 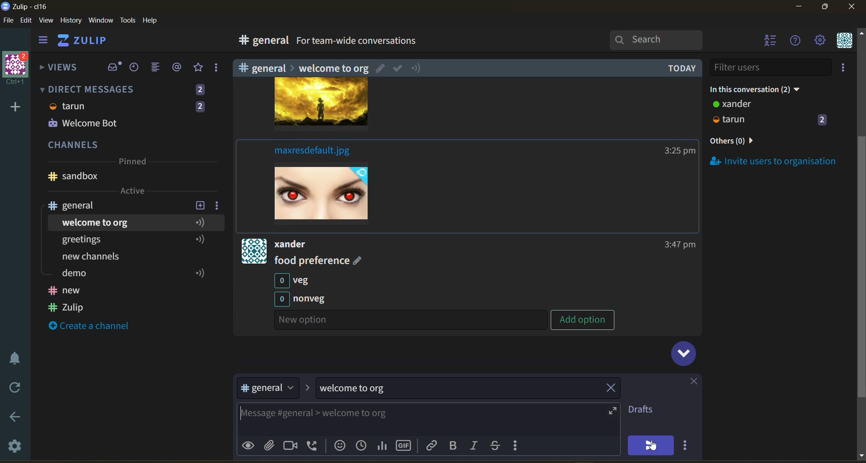 I want to click on strikethrough, so click(x=498, y=445).